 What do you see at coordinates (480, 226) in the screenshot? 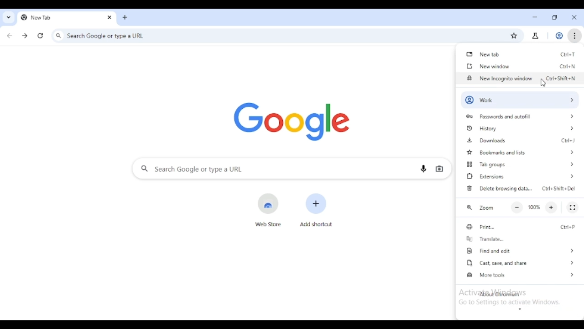
I see `print` at bounding box center [480, 226].